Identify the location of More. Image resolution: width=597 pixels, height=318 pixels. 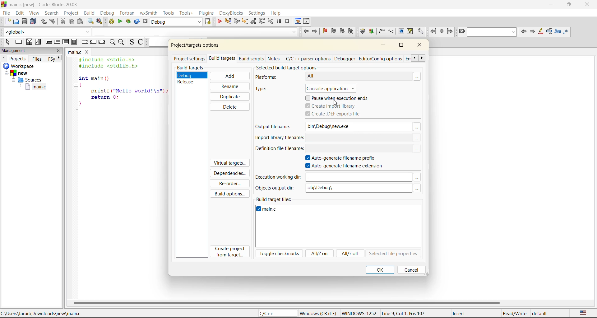
(417, 127).